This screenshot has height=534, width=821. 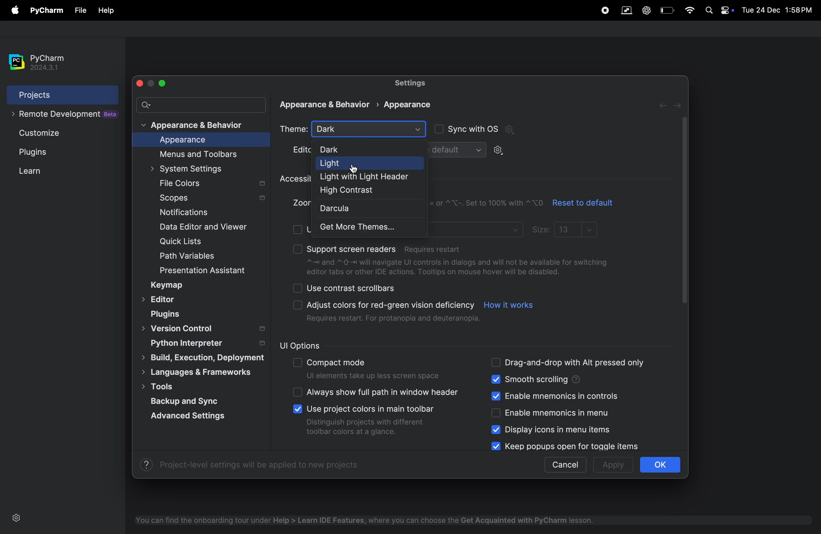 I want to click on check boxes, so click(x=297, y=361).